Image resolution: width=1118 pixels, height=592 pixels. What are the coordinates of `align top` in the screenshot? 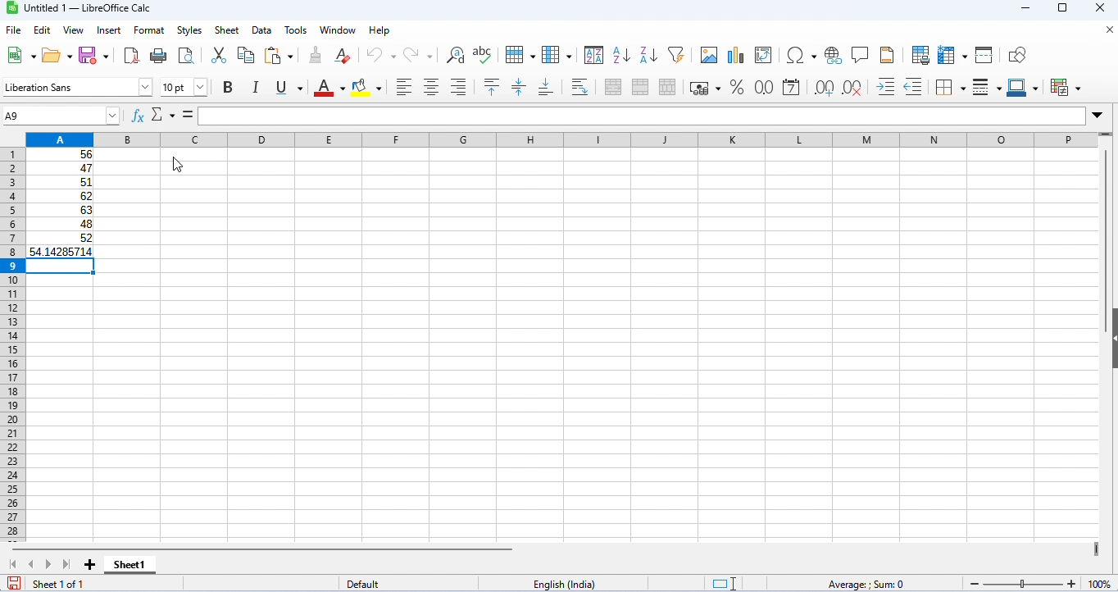 It's located at (493, 87).